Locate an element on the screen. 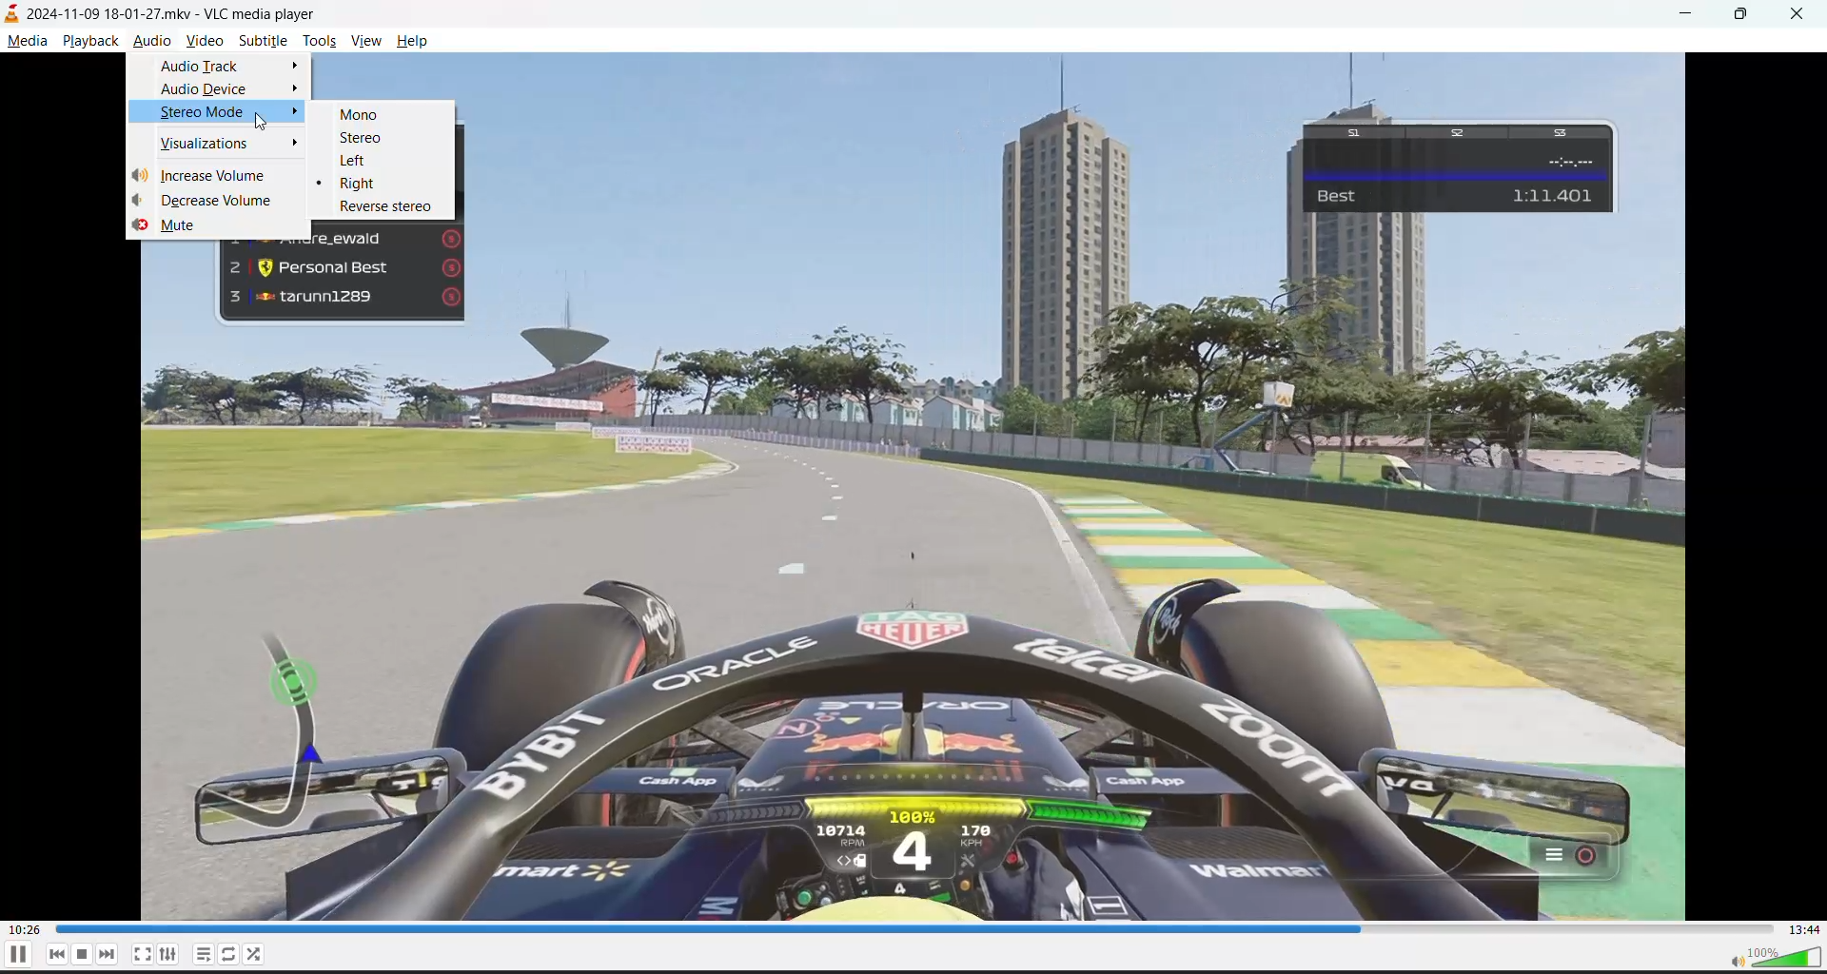  playback is located at coordinates (90, 42).